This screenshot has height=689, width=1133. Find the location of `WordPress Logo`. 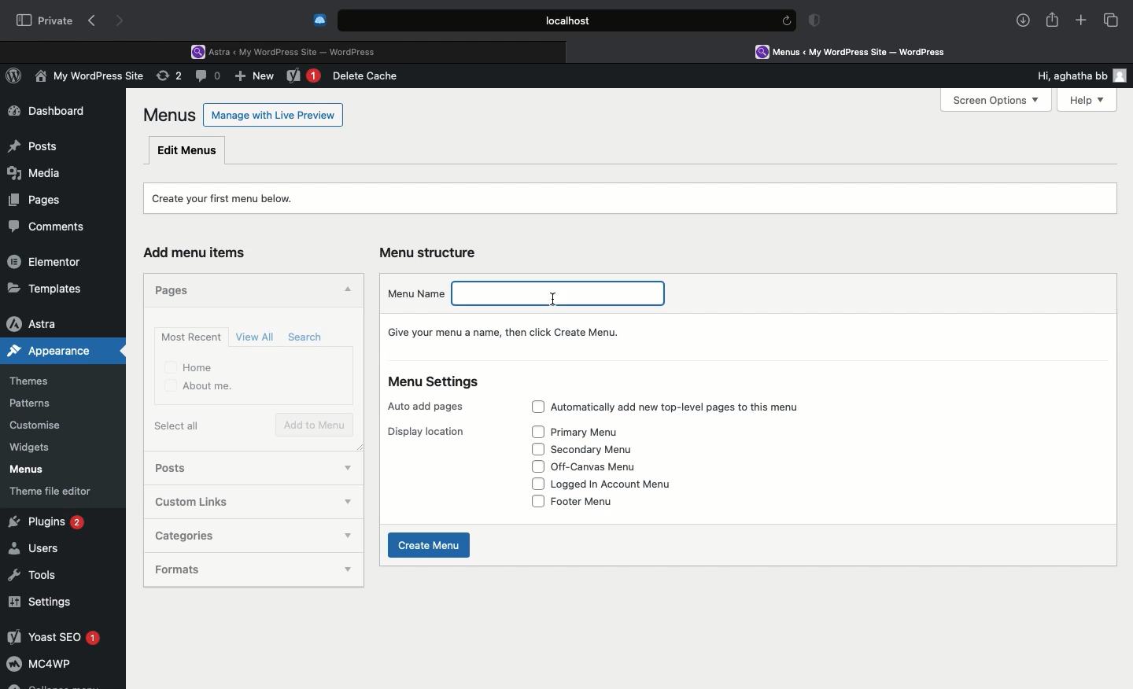

WordPress Logo is located at coordinates (17, 78).